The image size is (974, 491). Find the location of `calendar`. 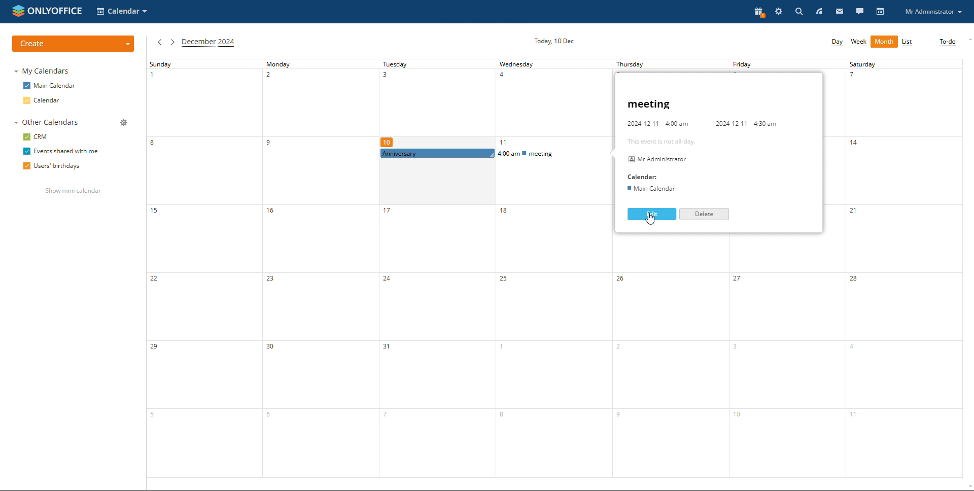

calendar is located at coordinates (644, 177).